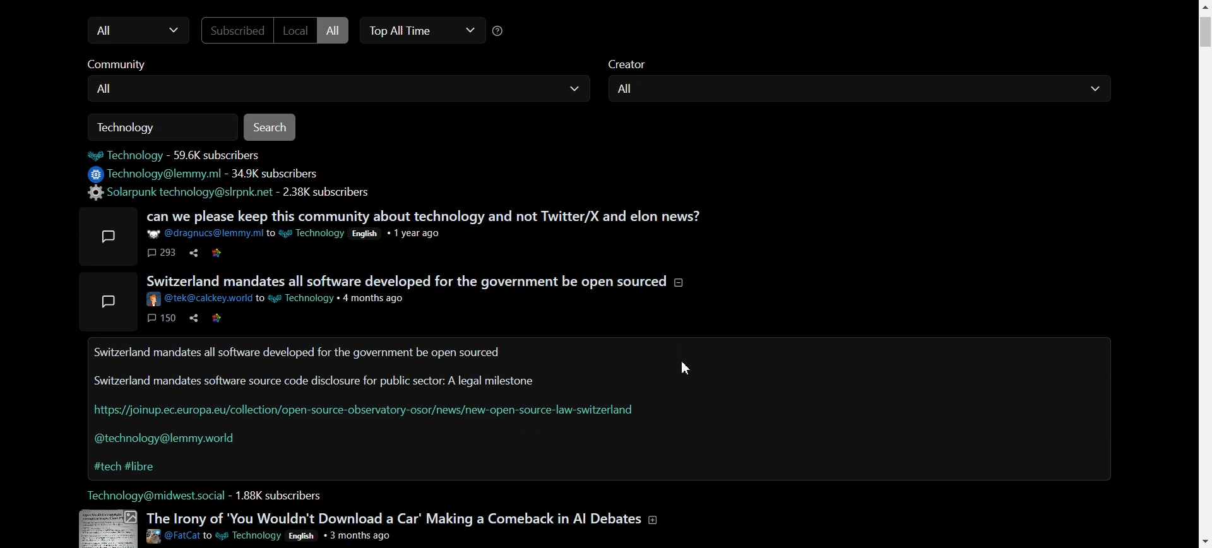  Describe the element at coordinates (181, 155) in the screenshot. I see `Technology - 59.6K subscribers` at that location.